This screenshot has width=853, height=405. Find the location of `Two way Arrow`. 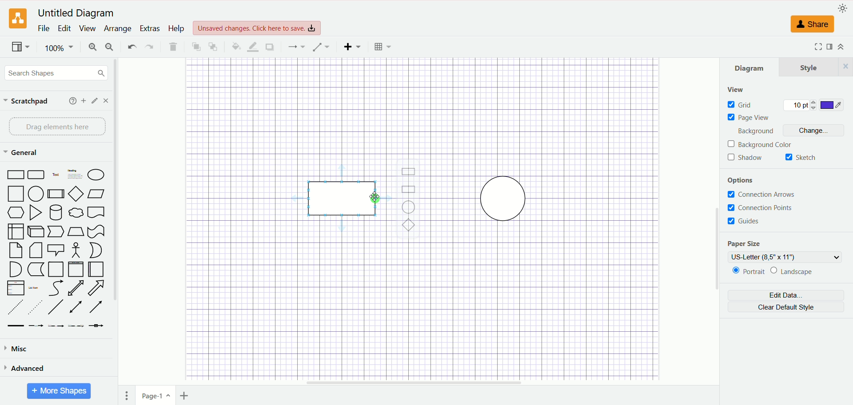

Two way Arrow is located at coordinates (77, 288).